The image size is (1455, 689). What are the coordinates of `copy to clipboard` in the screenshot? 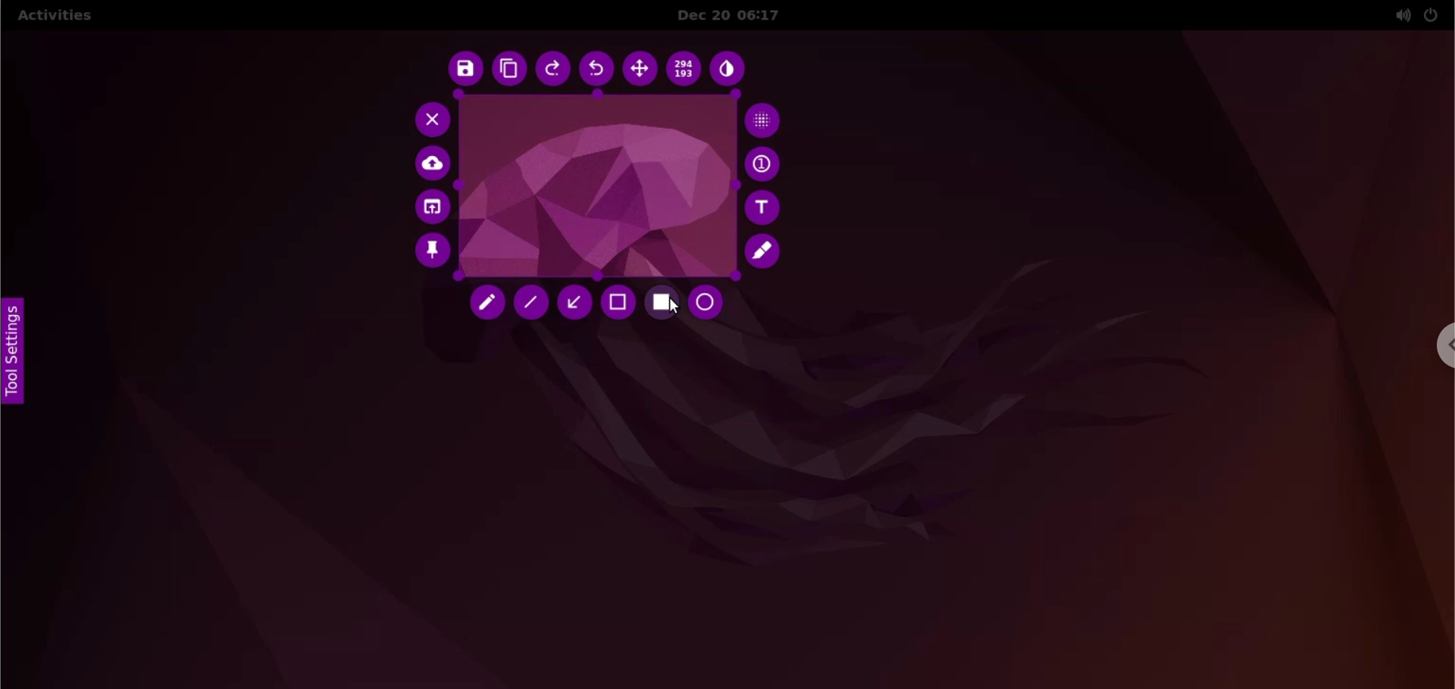 It's located at (508, 70).